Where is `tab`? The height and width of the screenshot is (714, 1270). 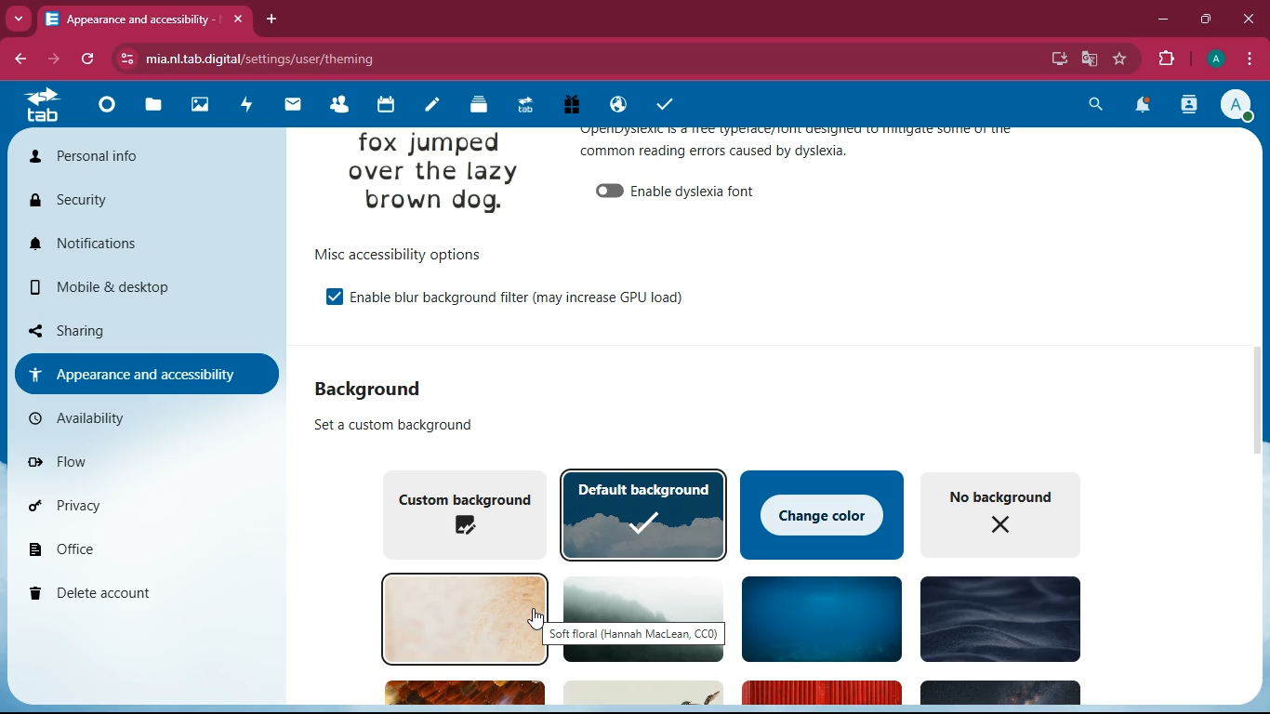 tab is located at coordinates (146, 19).